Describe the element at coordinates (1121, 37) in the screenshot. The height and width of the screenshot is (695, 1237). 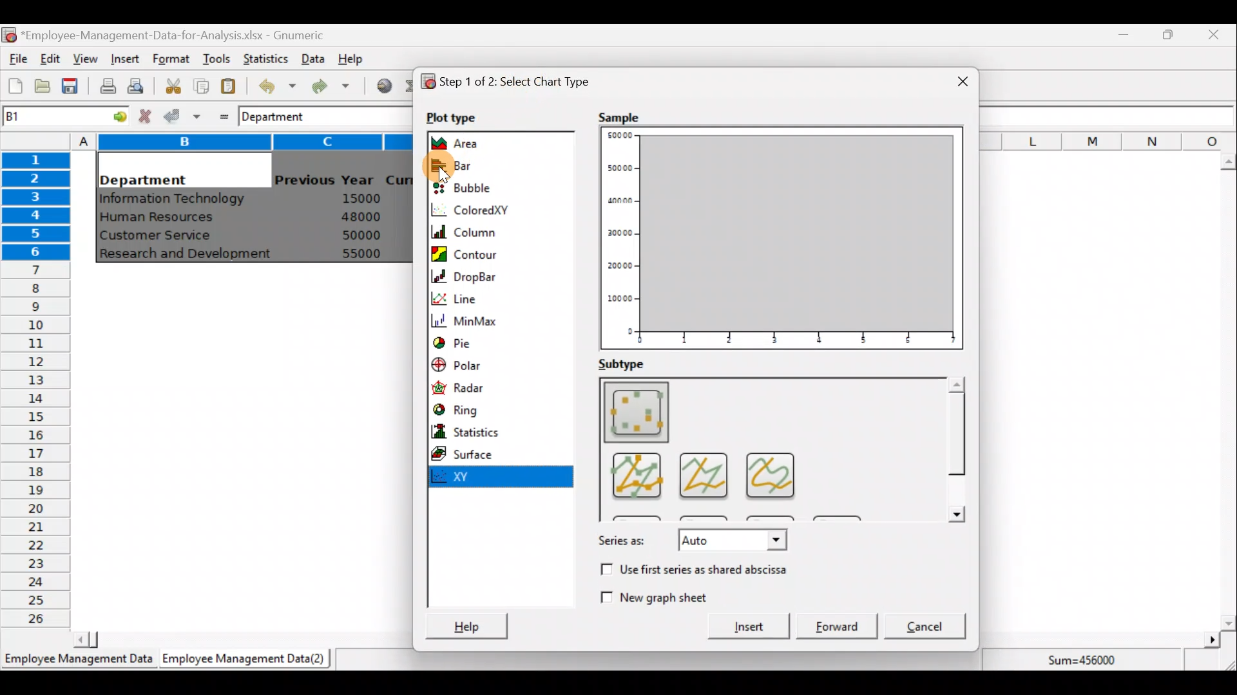
I see `Minimize` at that location.